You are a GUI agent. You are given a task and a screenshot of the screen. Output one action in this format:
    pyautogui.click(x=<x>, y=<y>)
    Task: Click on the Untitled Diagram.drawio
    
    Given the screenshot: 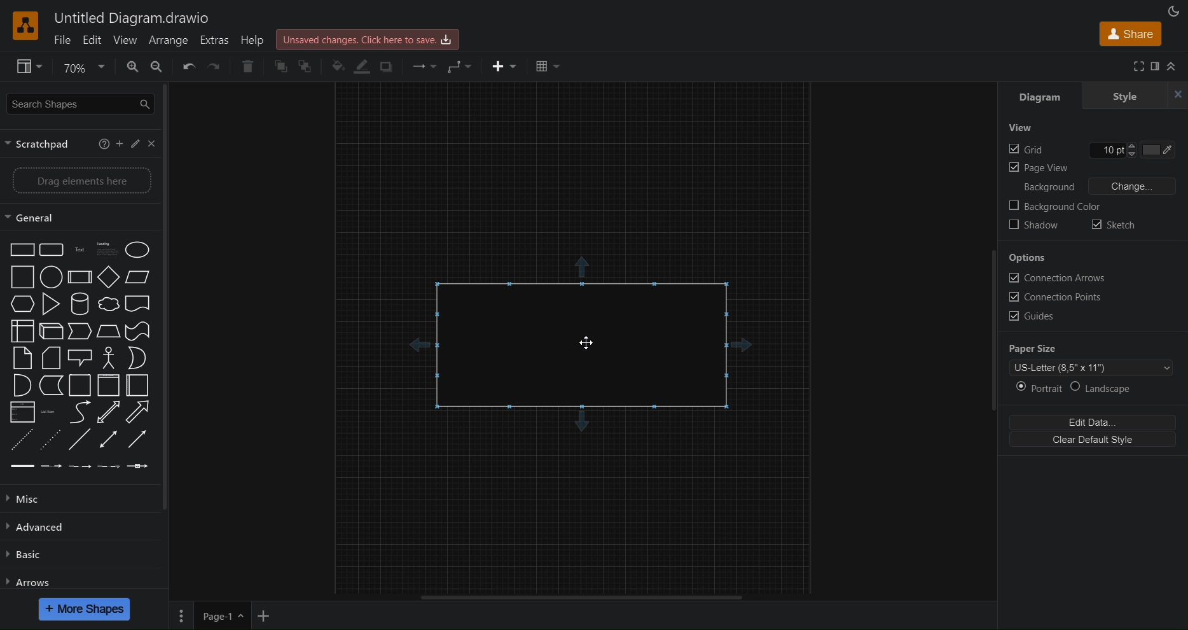 What is the action you would take?
    pyautogui.click(x=134, y=18)
    